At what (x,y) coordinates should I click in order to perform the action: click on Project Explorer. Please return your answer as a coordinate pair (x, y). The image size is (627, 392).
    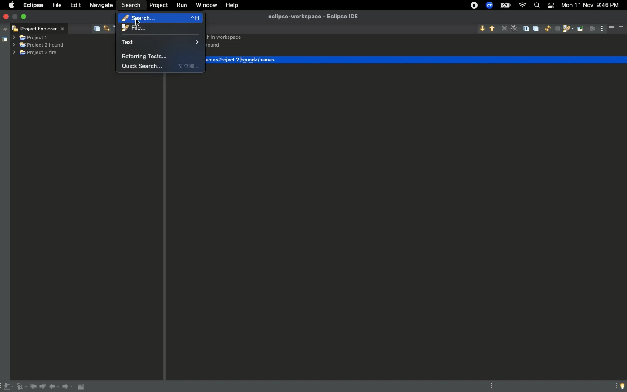
    Looking at the image, I should click on (40, 28).